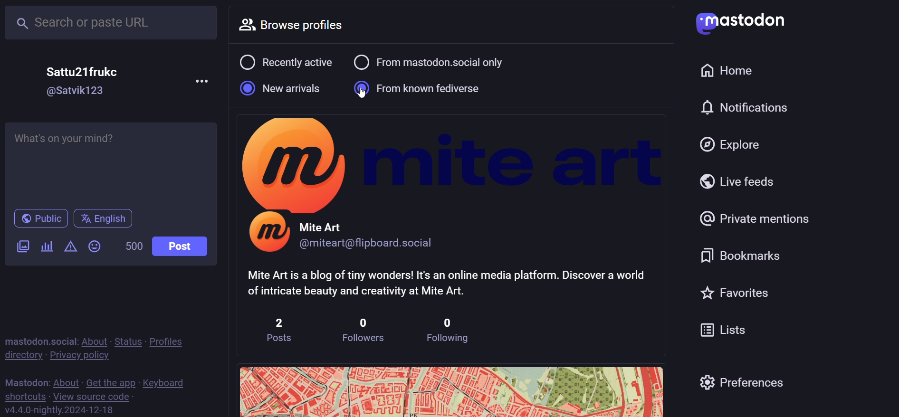 This screenshot has width=899, height=417. What do you see at coordinates (110, 23) in the screenshot?
I see `Search or paste URL` at bounding box center [110, 23].